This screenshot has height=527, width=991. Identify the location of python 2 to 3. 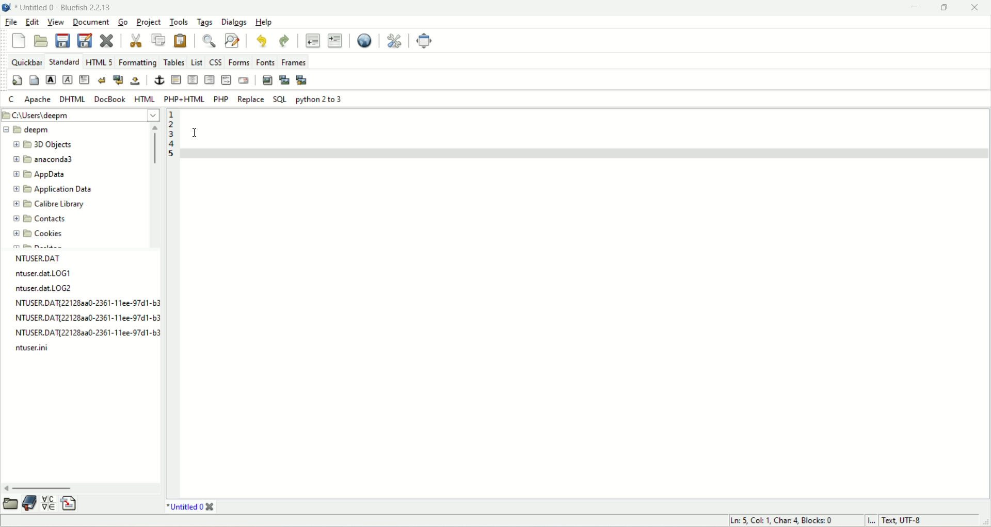
(318, 100).